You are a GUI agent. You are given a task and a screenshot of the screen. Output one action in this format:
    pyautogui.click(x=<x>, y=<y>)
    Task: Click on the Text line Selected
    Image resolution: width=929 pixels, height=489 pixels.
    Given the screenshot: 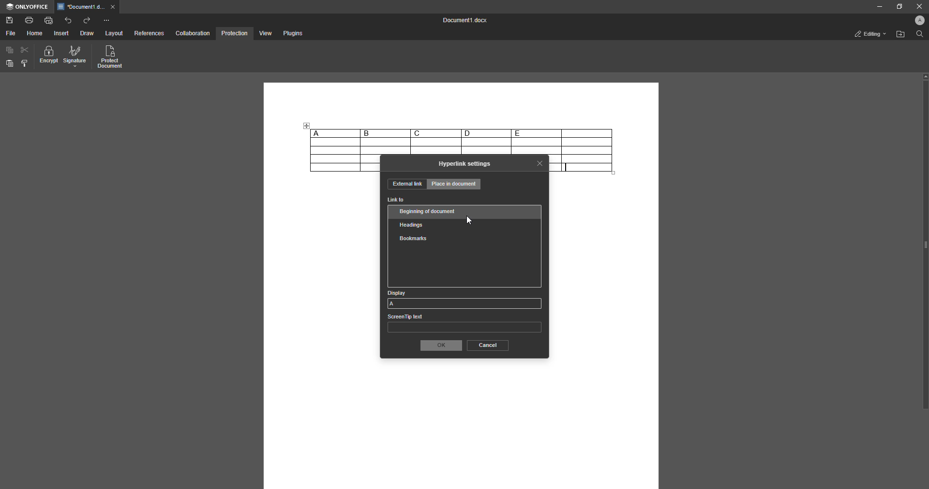 What is the action you would take?
    pyautogui.click(x=567, y=167)
    